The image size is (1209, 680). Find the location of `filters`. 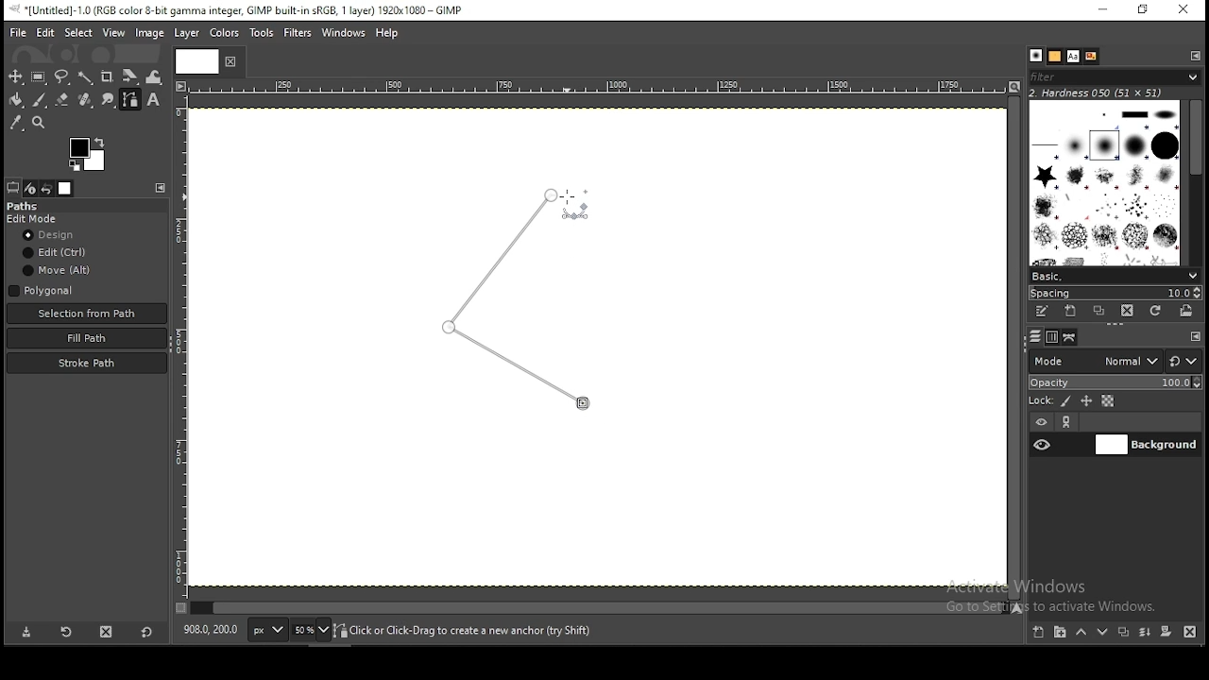

filters is located at coordinates (297, 32).